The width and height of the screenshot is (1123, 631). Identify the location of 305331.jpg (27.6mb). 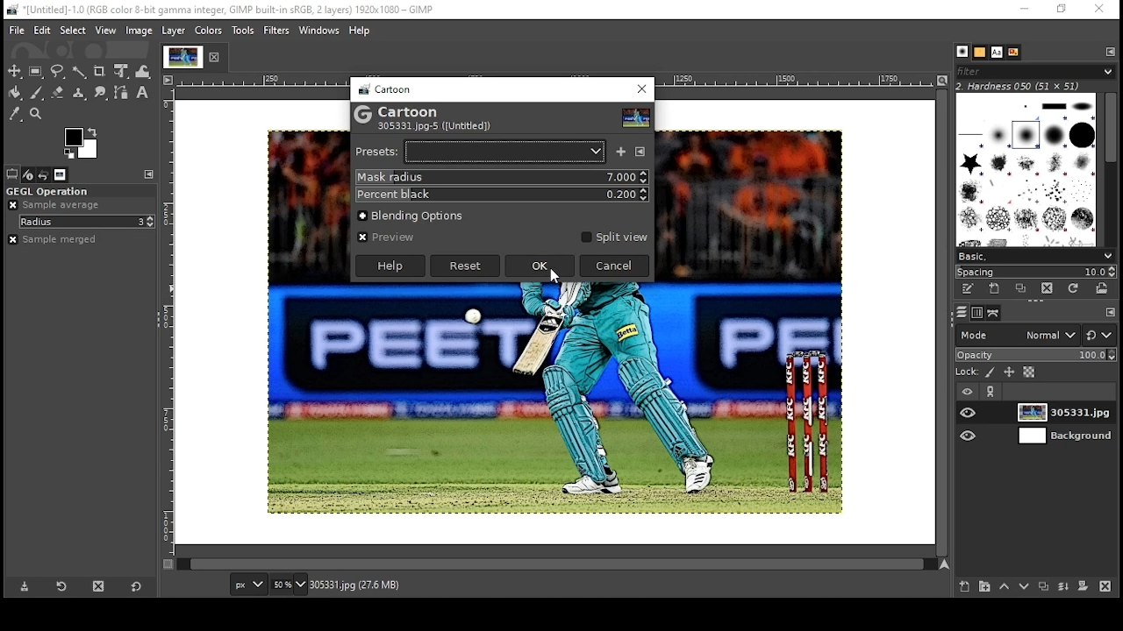
(355, 585).